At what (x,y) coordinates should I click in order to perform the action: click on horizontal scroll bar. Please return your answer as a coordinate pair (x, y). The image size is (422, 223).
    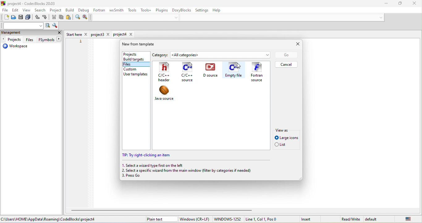
    Looking at the image, I should click on (163, 210).